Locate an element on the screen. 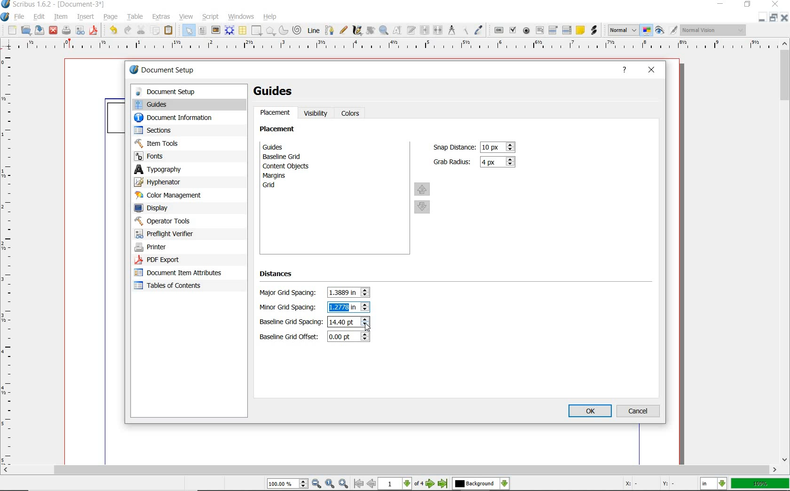 This screenshot has height=491, width=790. major grid spacing value is located at coordinates (344, 293).